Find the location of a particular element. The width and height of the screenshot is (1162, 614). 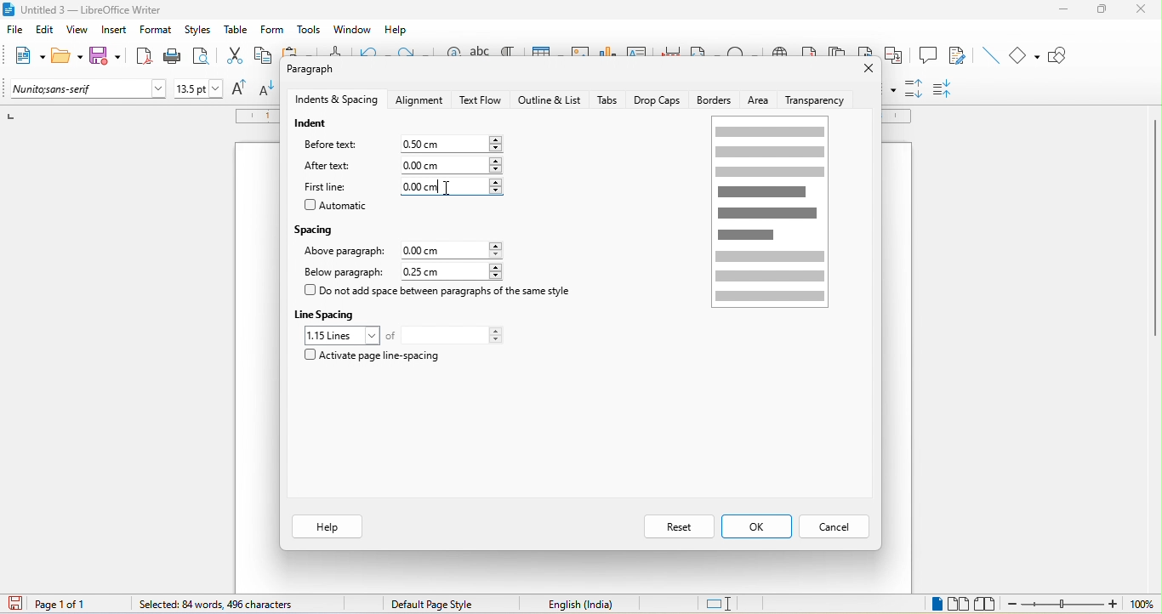

after text is located at coordinates (327, 165).